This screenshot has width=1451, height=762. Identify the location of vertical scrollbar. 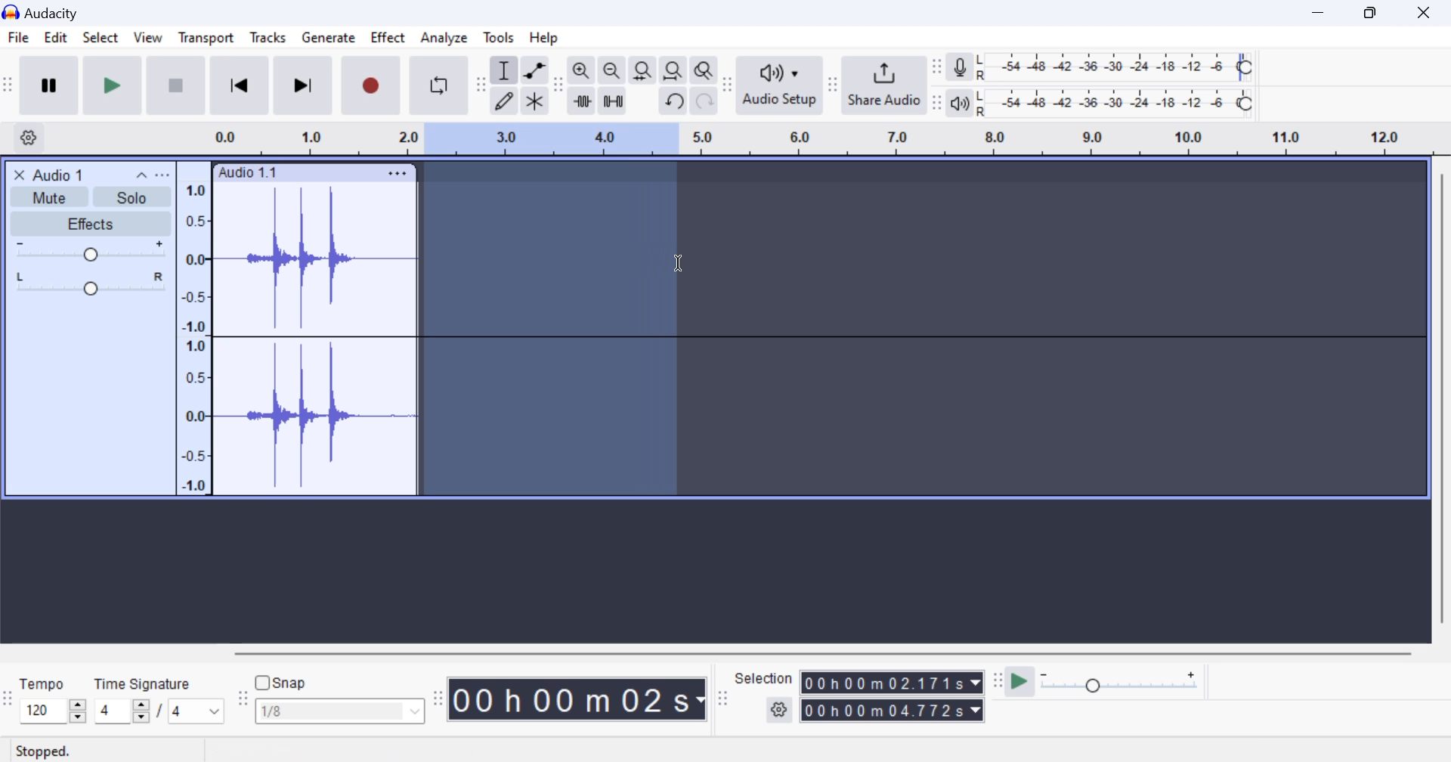
(1440, 404).